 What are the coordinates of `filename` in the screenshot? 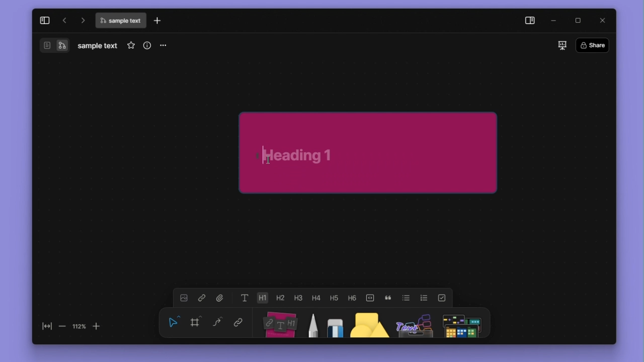 It's located at (98, 46).